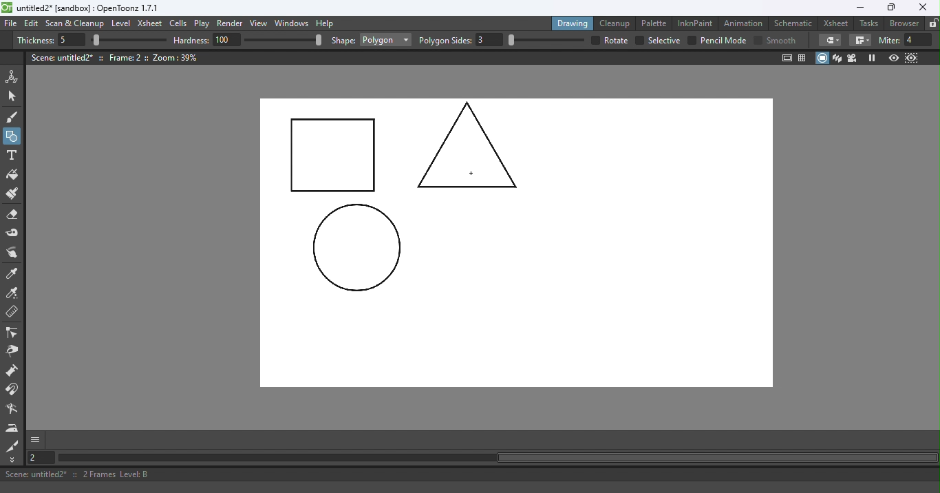  Describe the element at coordinates (227, 39) in the screenshot. I see `100` at that location.